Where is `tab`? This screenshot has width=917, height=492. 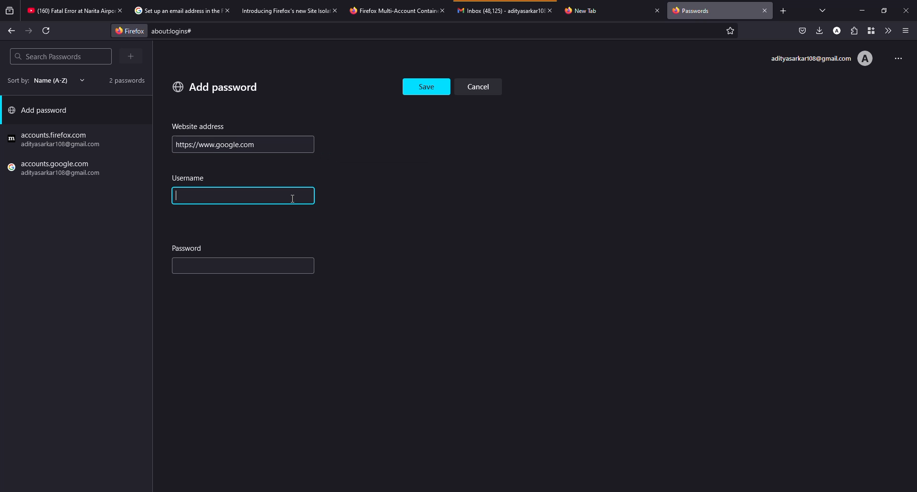
tab is located at coordinates (175, 11).